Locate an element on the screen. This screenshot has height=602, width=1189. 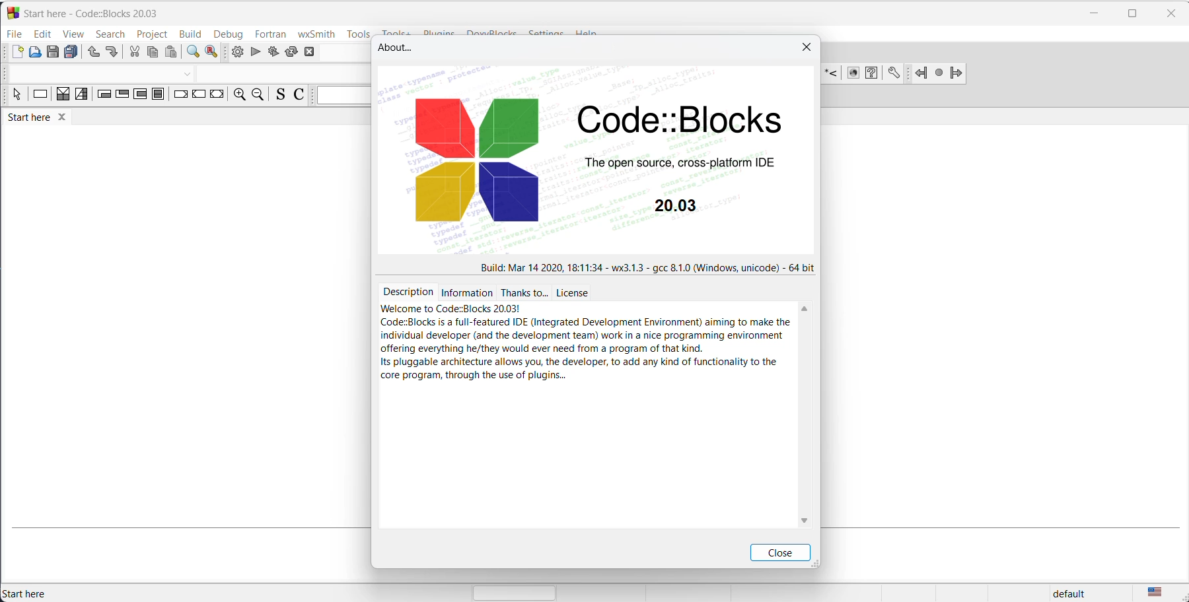
HTML help is located at coordinates (873, 75).